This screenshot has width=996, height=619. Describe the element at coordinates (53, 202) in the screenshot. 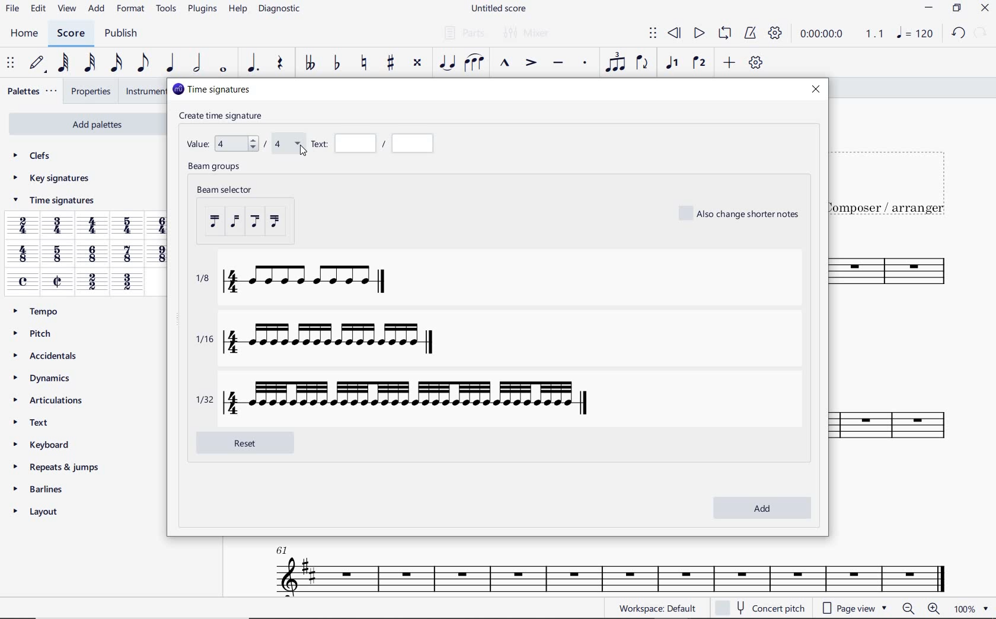

I see `TIME SIGNATURES` at that location.